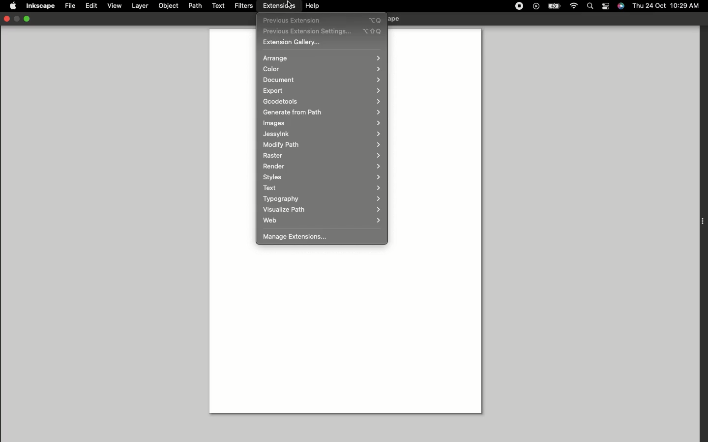 Image resolution: width=708 pixels, height=442 pixels. Describe the element at coordinates (324, 198) in the screenshot. I see `Typography` at that location.